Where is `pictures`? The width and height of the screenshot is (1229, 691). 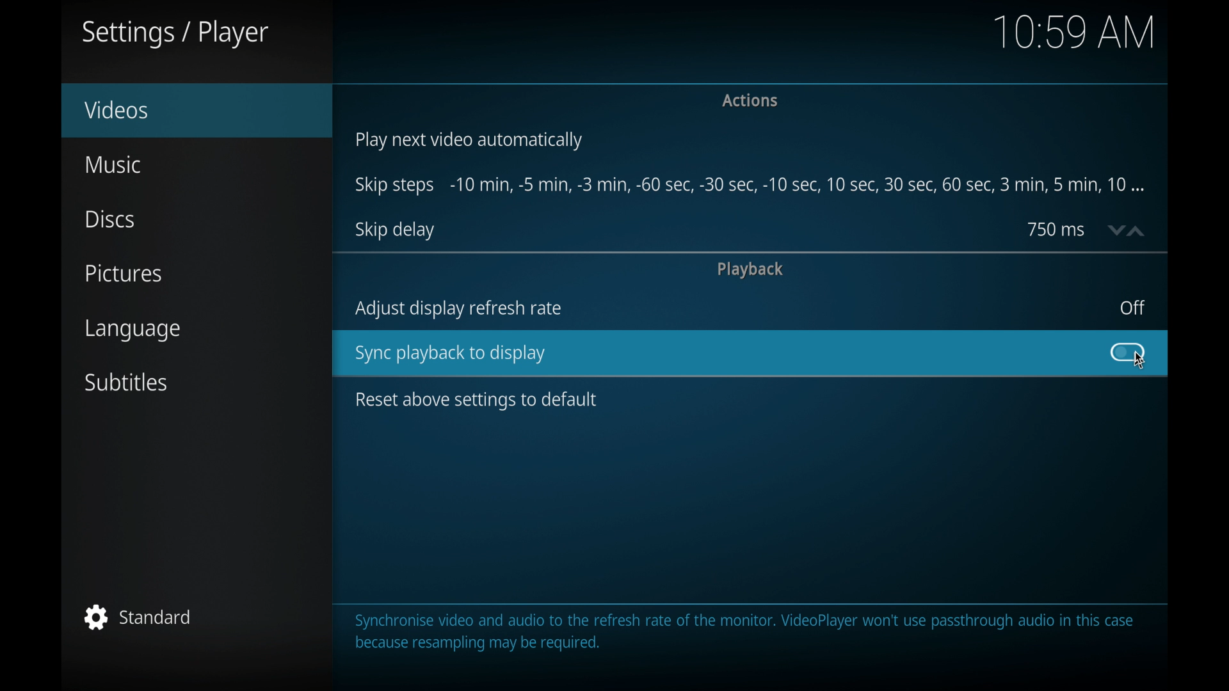
pictures is located at coordinates (124, 274).